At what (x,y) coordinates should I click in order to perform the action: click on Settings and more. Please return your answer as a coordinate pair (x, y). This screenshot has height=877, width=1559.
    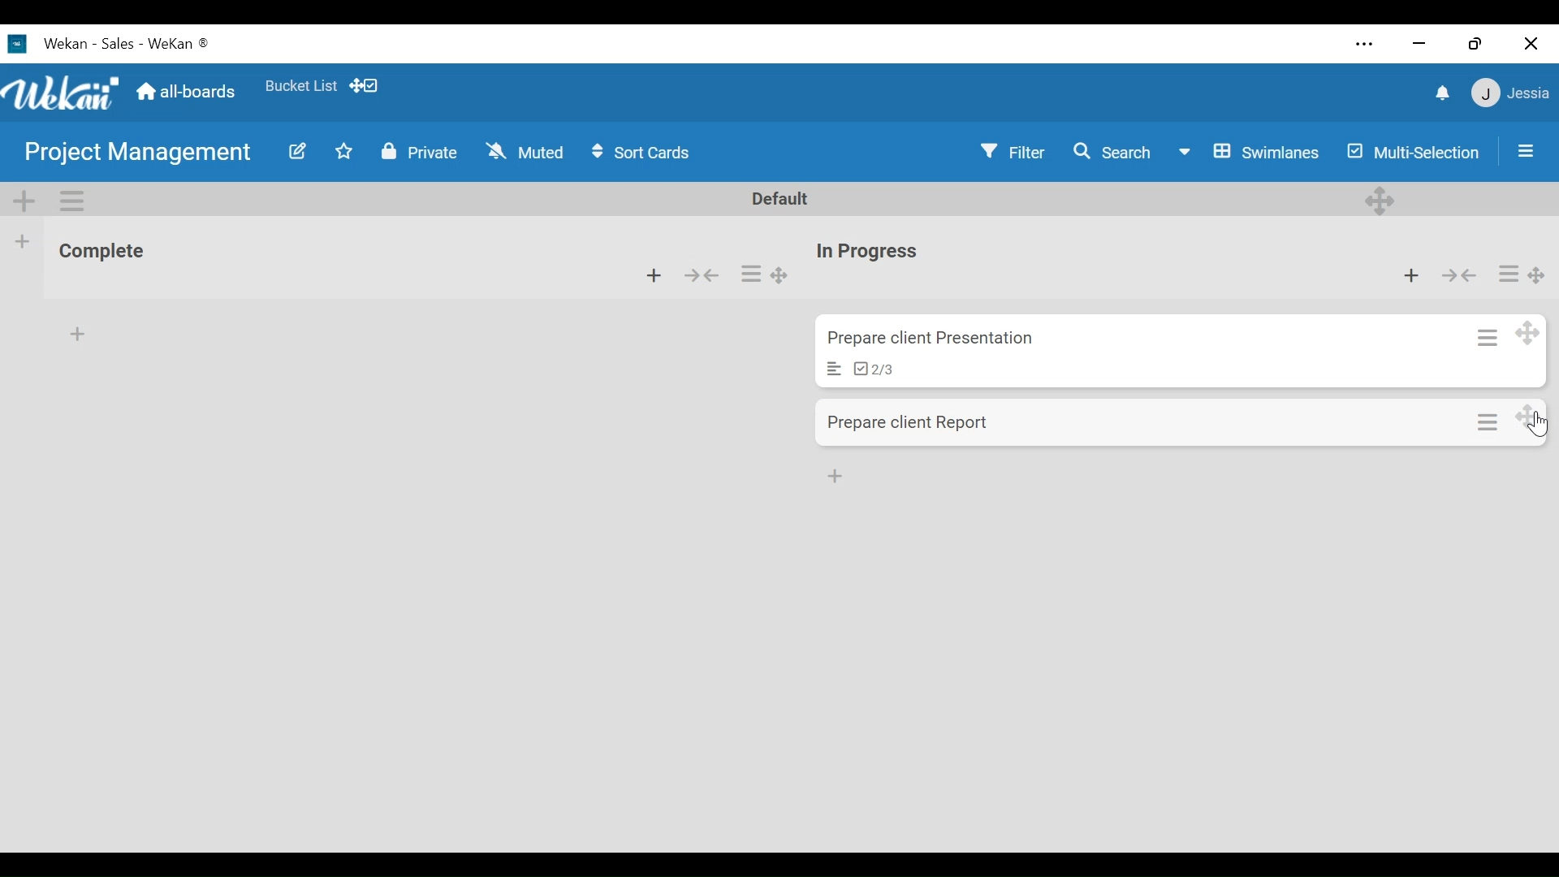
    Looking at the image, I should click on (1358, 42).